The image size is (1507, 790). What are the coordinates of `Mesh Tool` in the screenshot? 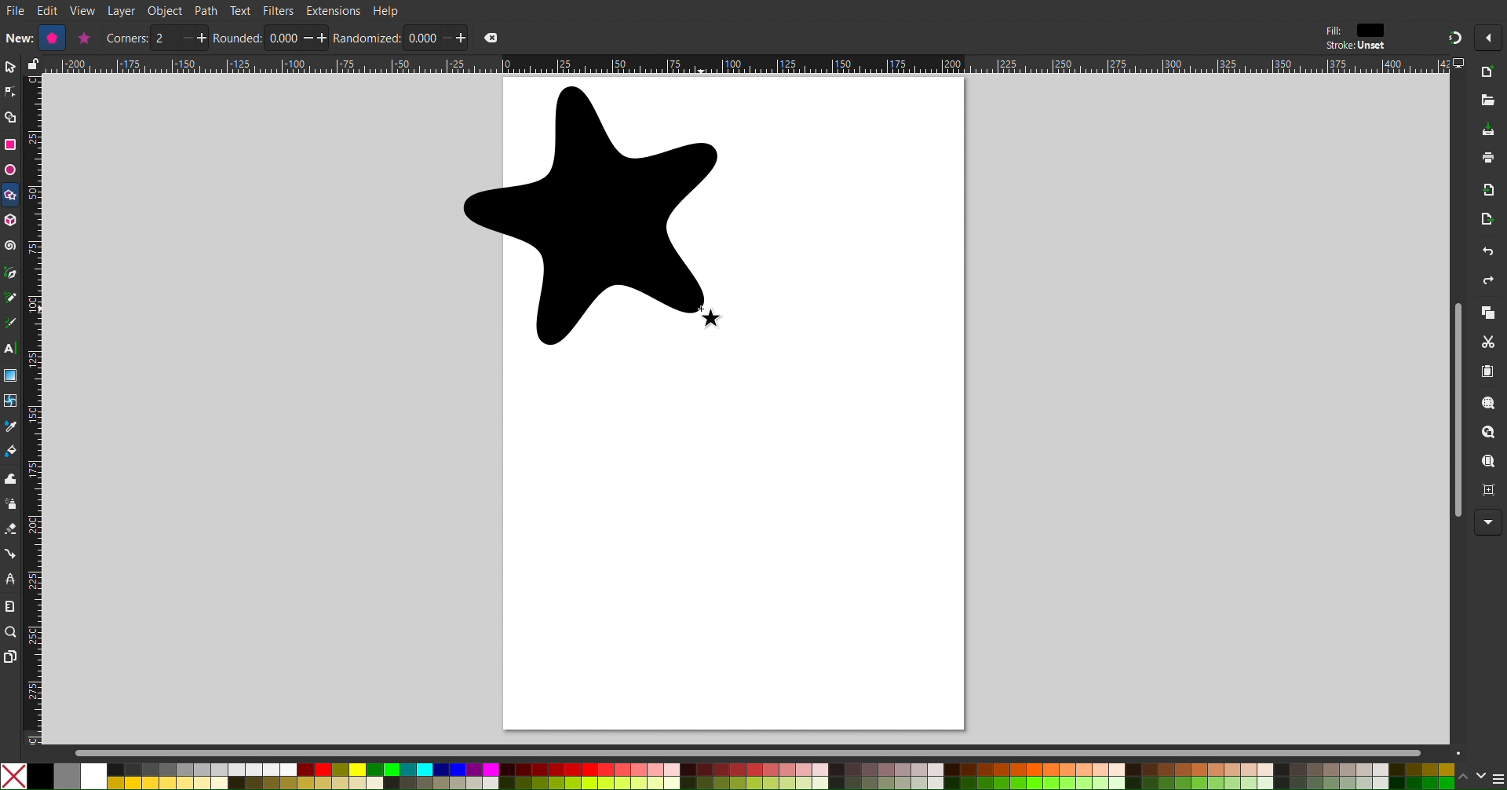 It's located at (11, 402).